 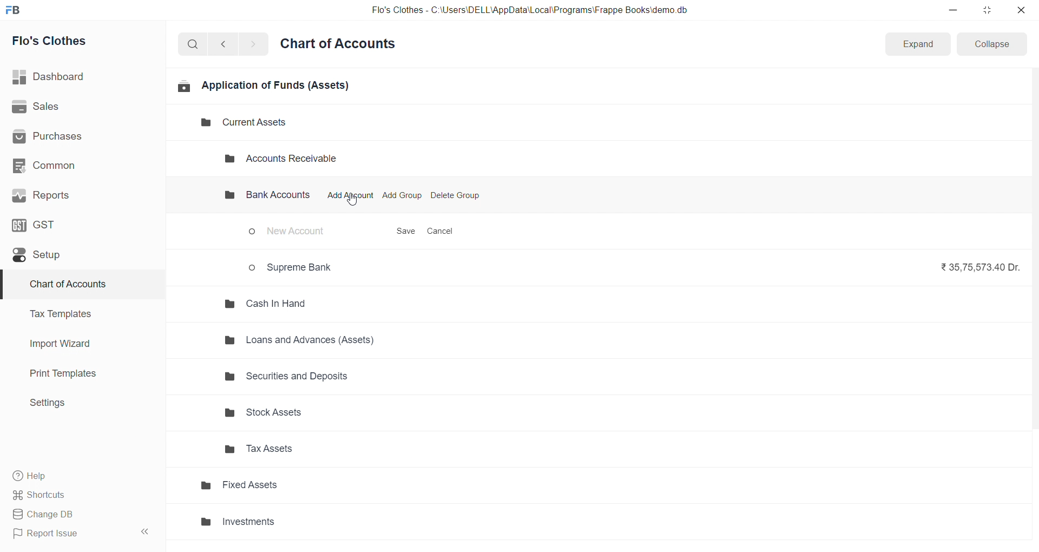 I want to click on search, so click(x=195, y=43).